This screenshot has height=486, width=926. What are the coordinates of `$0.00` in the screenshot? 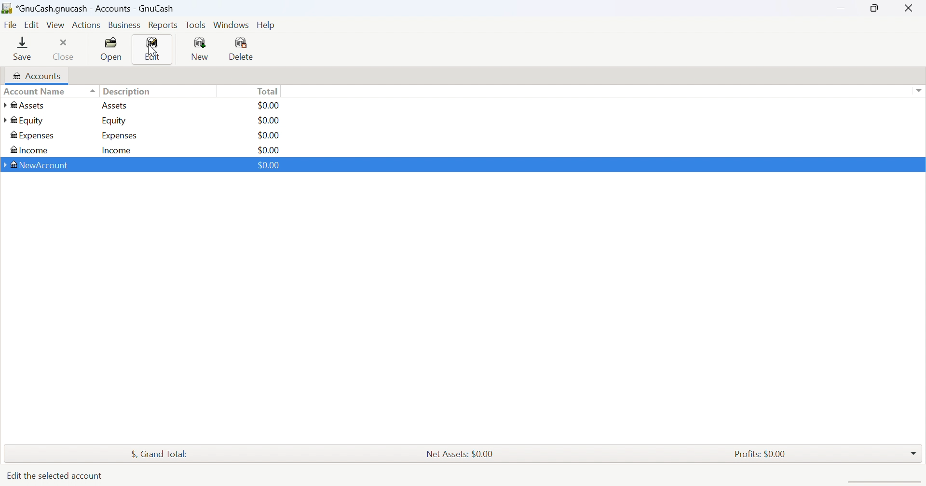 It's located at (270, 105).